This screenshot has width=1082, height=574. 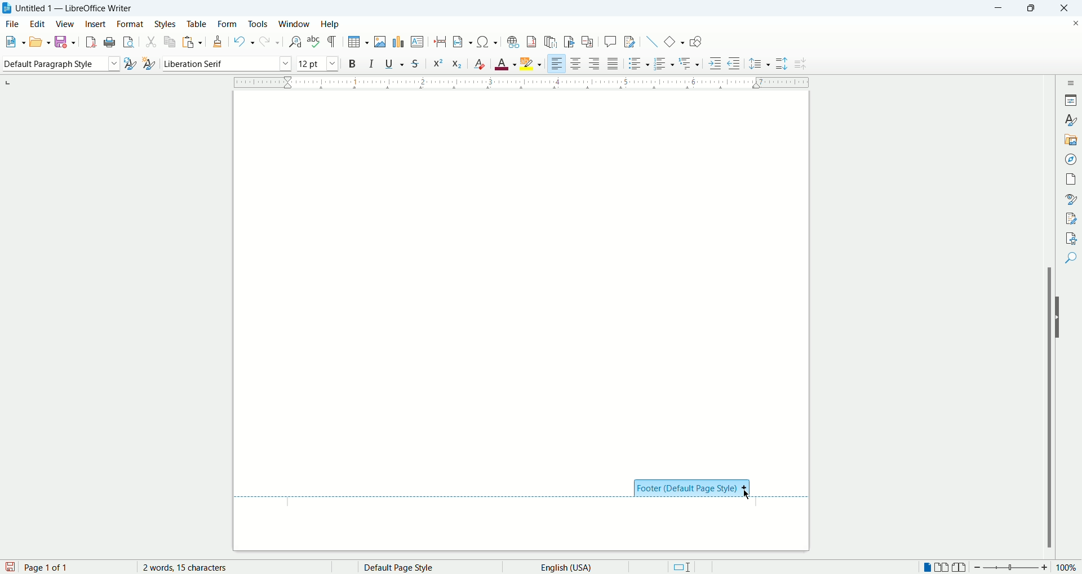 What do you see at coordinates (637, 64) in the screenshot?
I see `unordered list` at bounding box center [637, 64].